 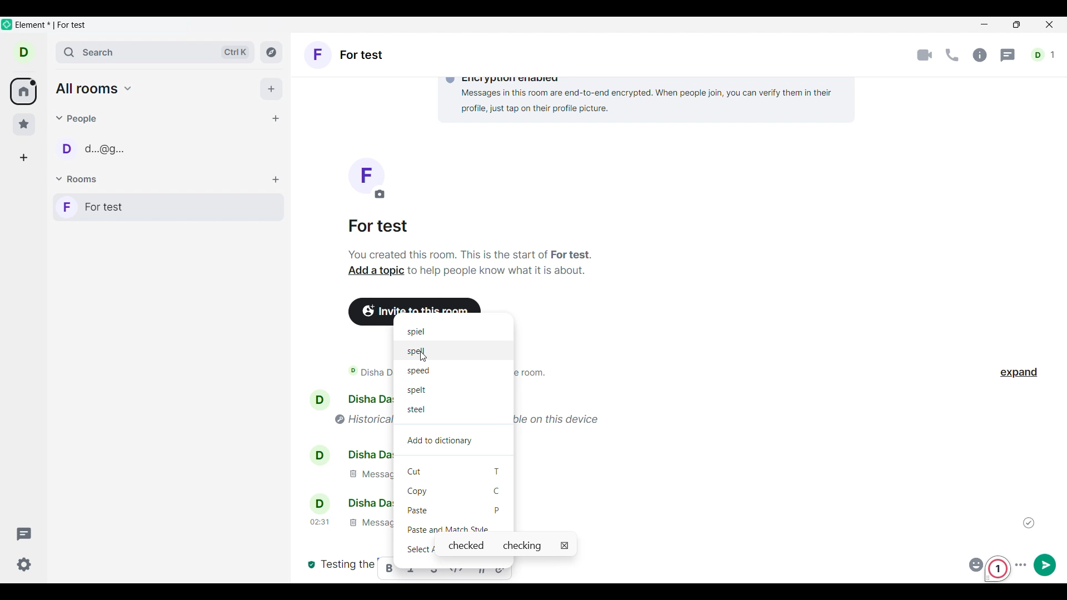 What do you see at coordinates (565, 546) in the screenshot?
I see `close` at bounding box center [565, 546].